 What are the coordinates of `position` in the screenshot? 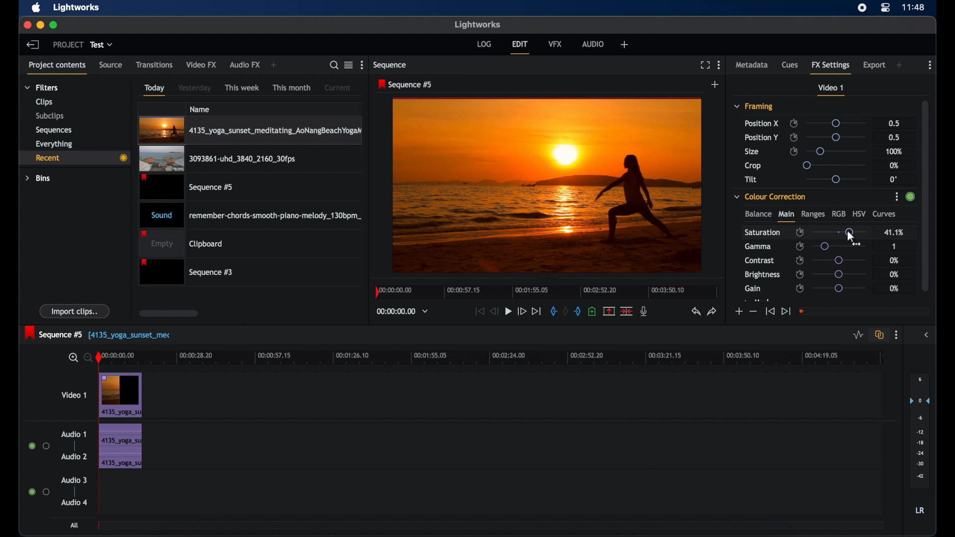 It's located at (762, 137).